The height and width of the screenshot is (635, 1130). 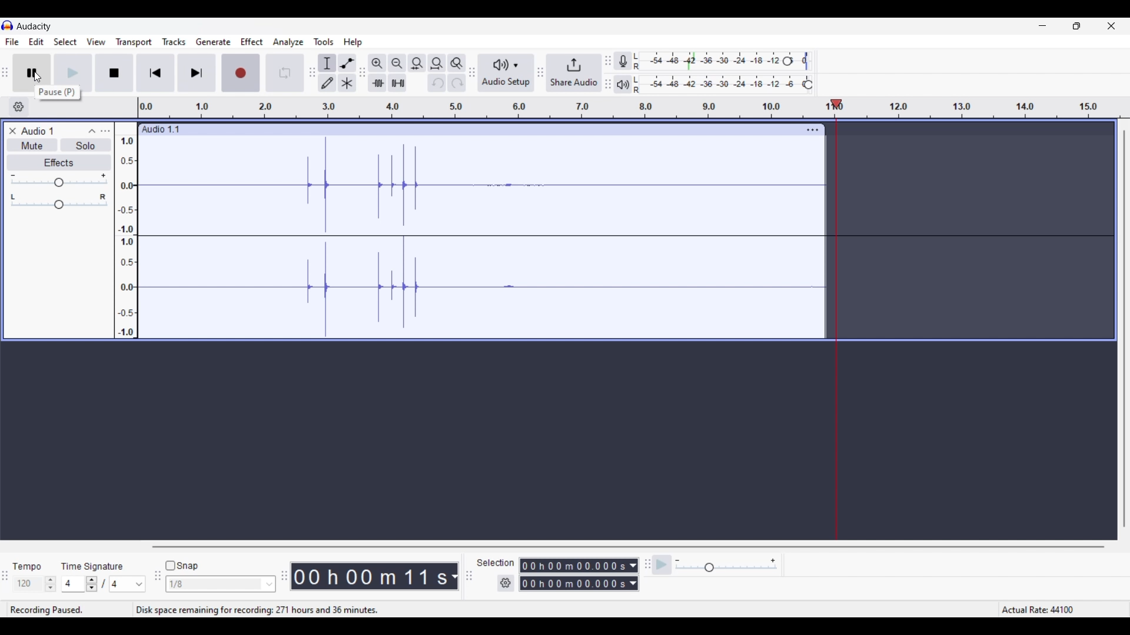 I want to click on toolbar, so click(x=7, y=69).